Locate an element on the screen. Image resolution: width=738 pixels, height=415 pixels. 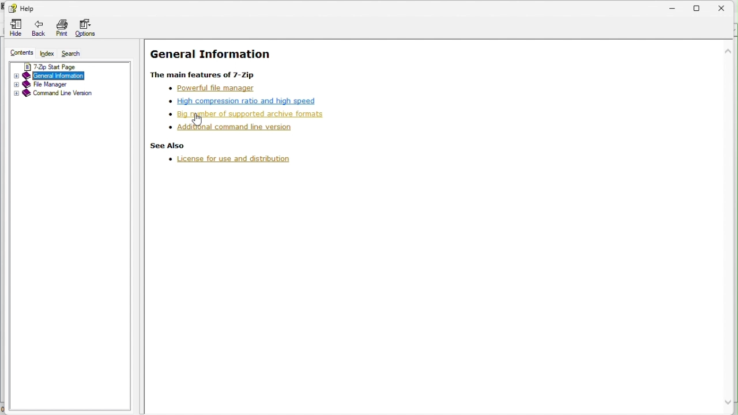
Index is located at coordinates (50, 53).